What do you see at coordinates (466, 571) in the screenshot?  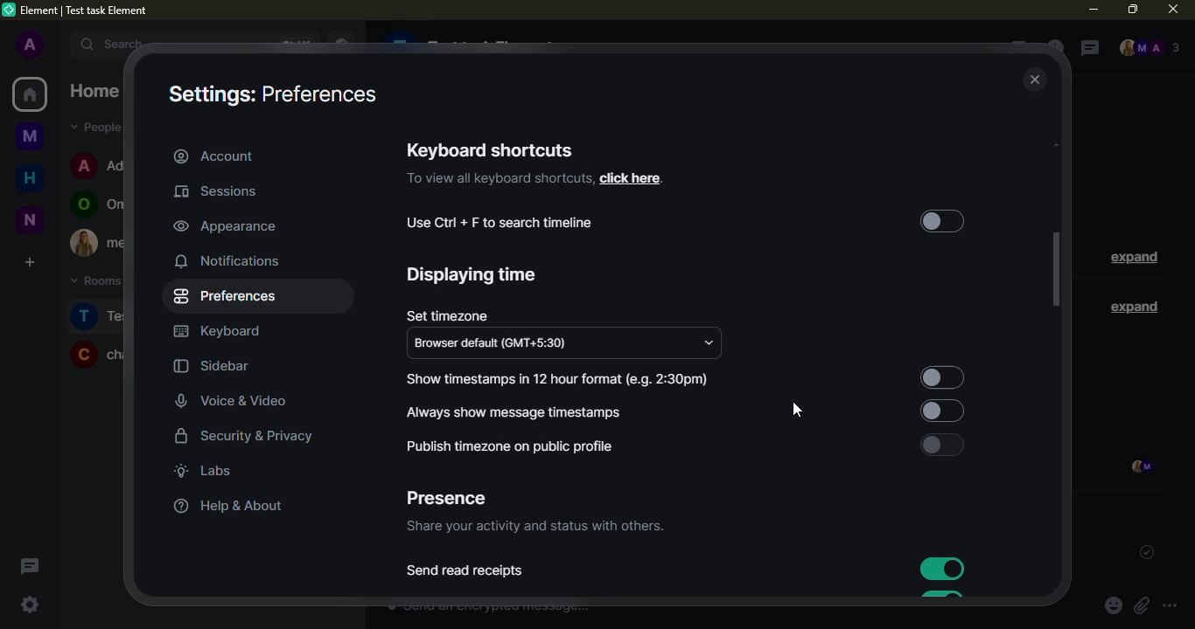 I see `send read receipts` at bounding box center [466, 571].